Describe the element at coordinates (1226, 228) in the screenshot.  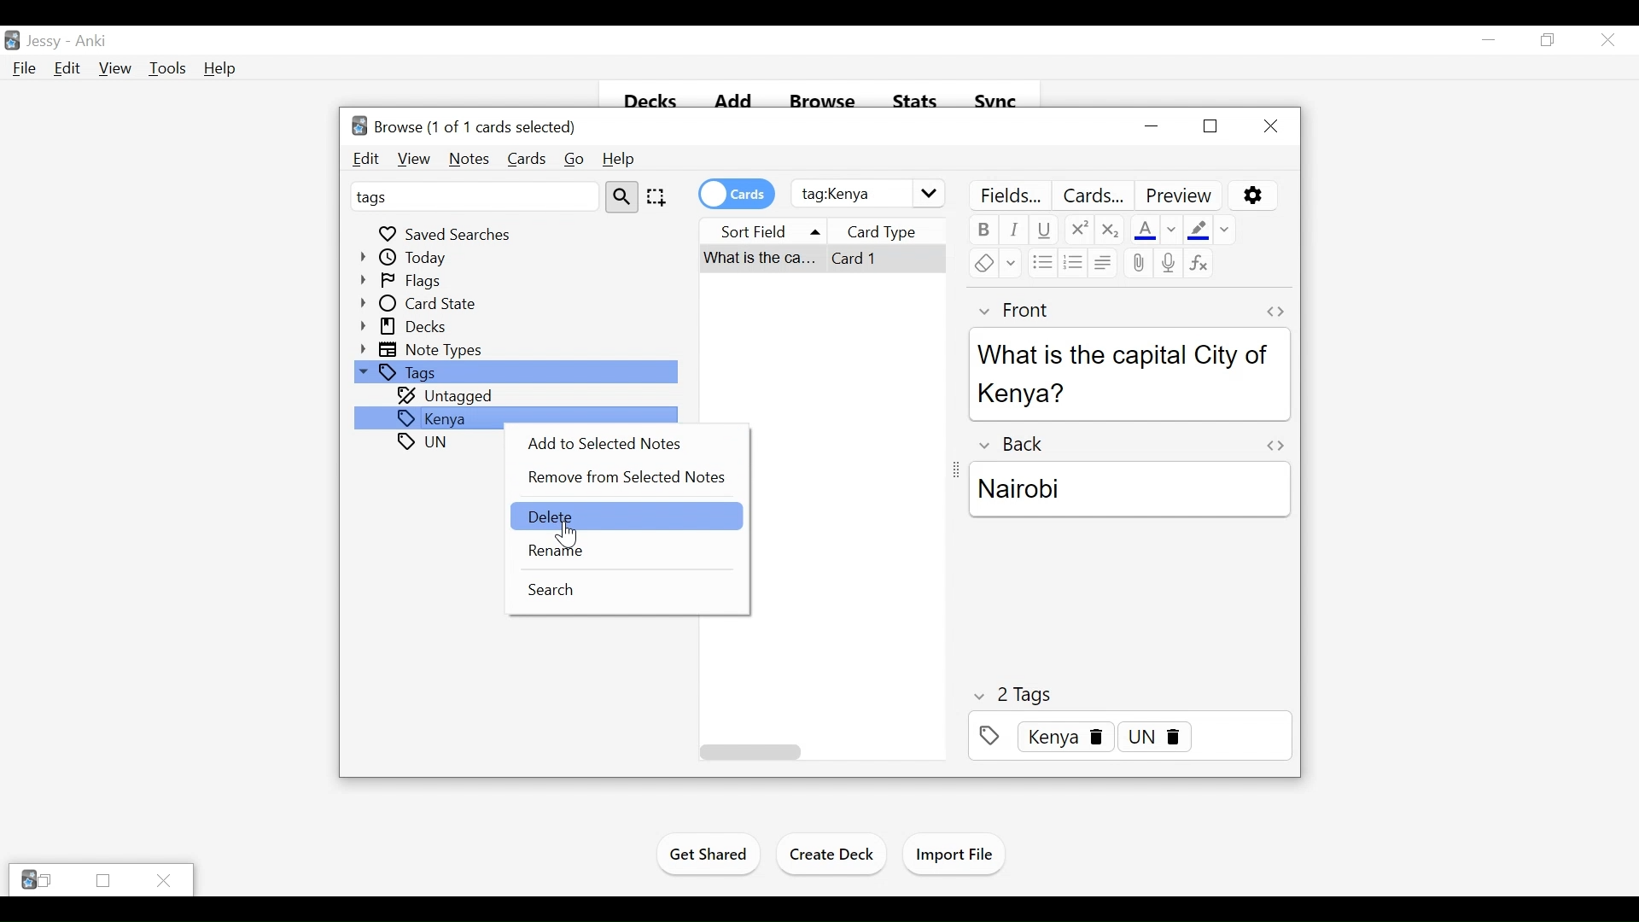
I see `Select Formatting to Remove` at that location.